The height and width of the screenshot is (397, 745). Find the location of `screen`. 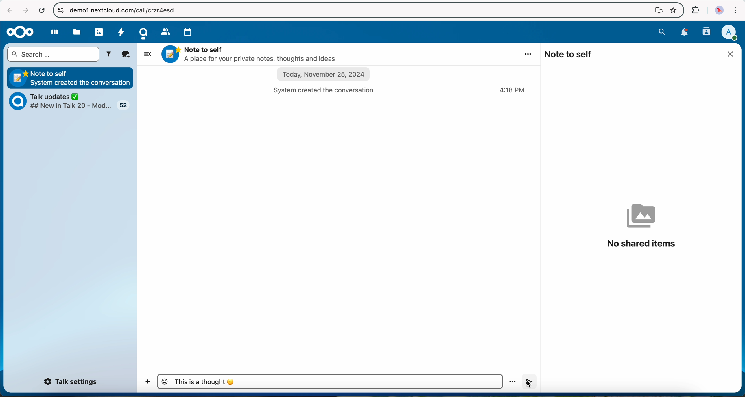

screen is located at coordinates (657, 10).